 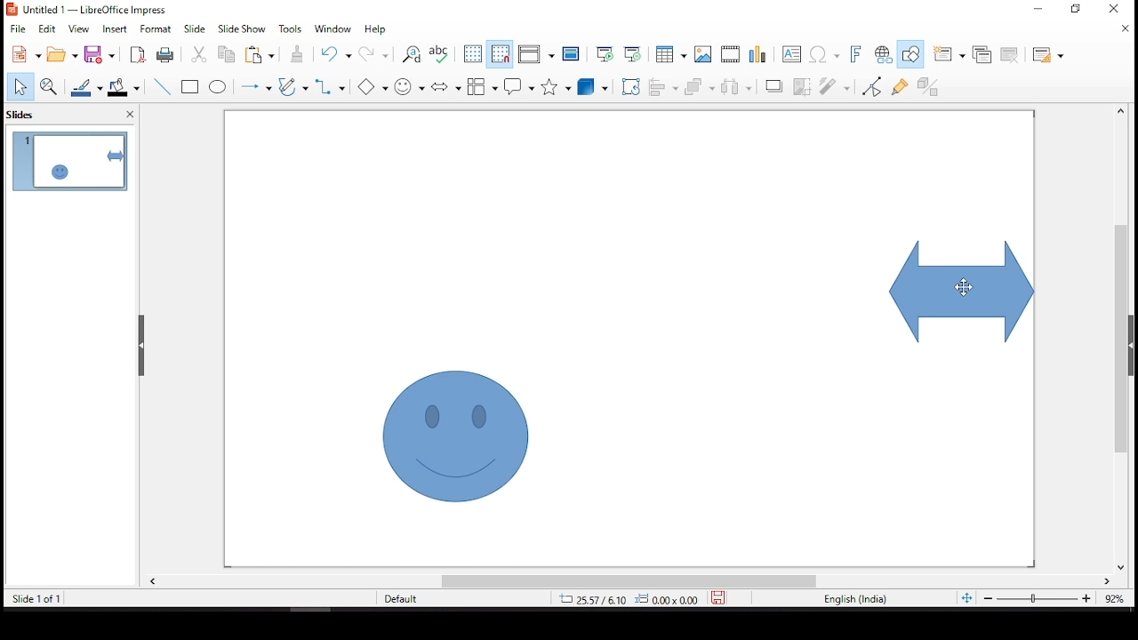 I want to click on close, so click(x=1127, y=30).